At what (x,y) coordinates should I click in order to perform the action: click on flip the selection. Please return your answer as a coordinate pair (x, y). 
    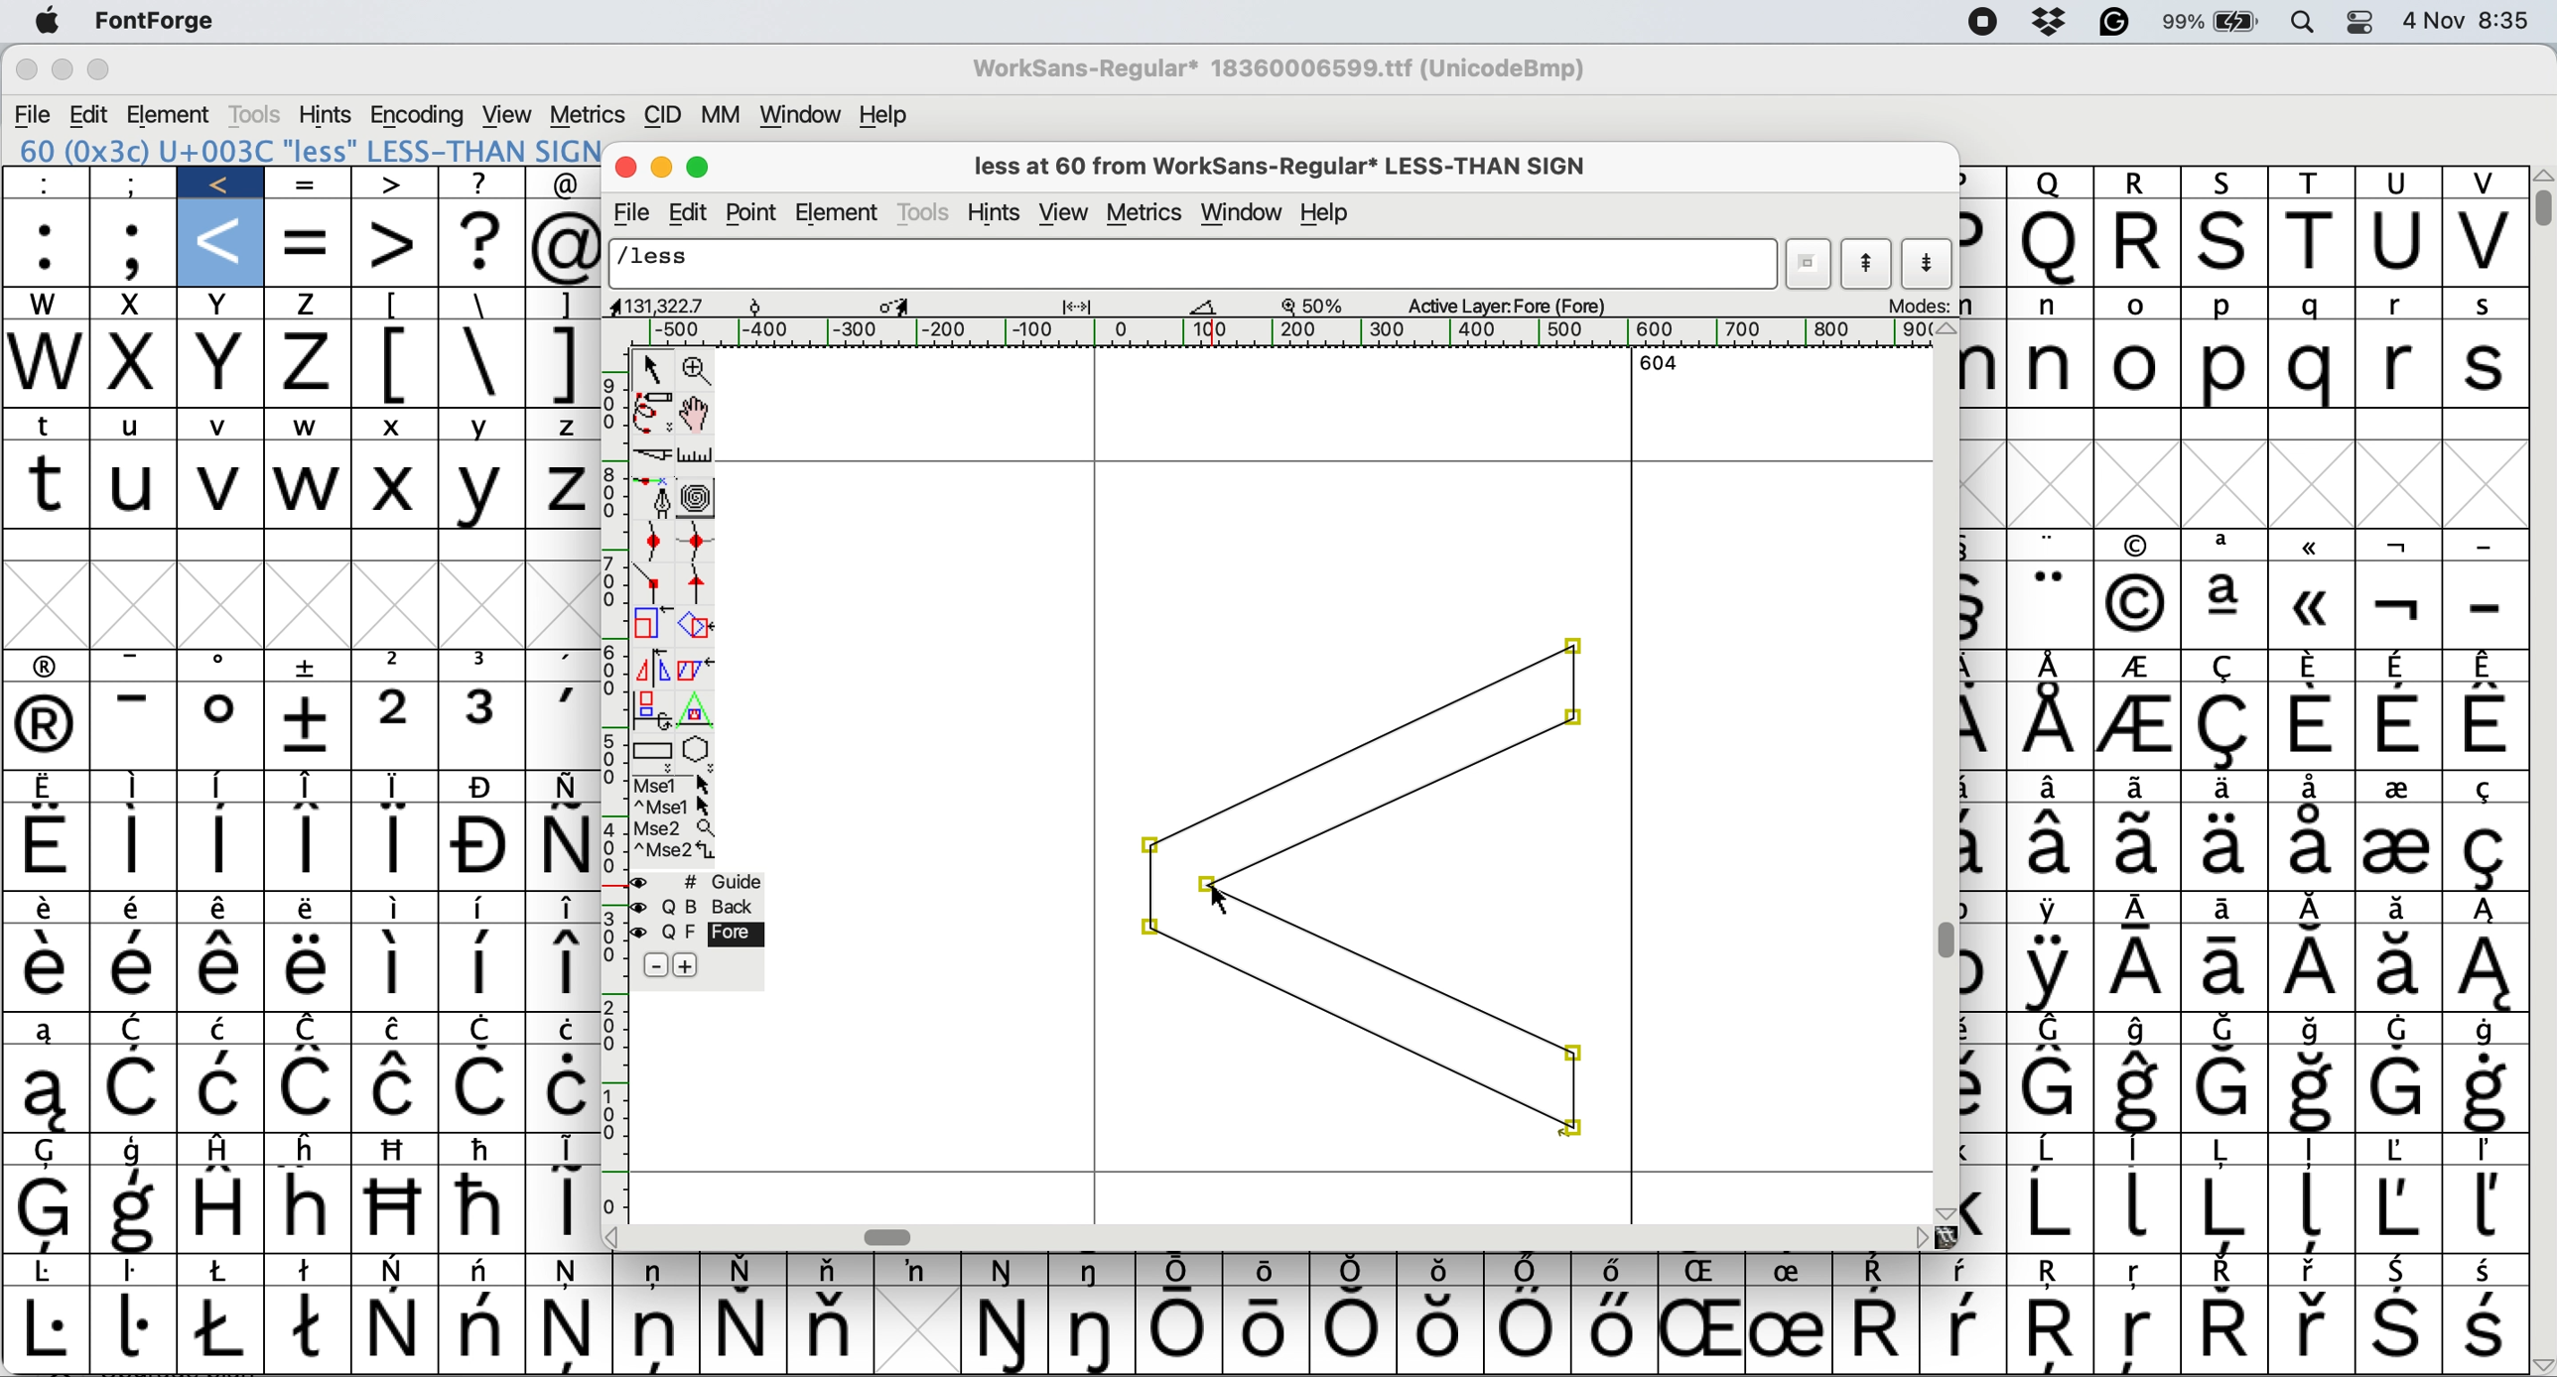
    Looking at the image, I should click on (653, 665).